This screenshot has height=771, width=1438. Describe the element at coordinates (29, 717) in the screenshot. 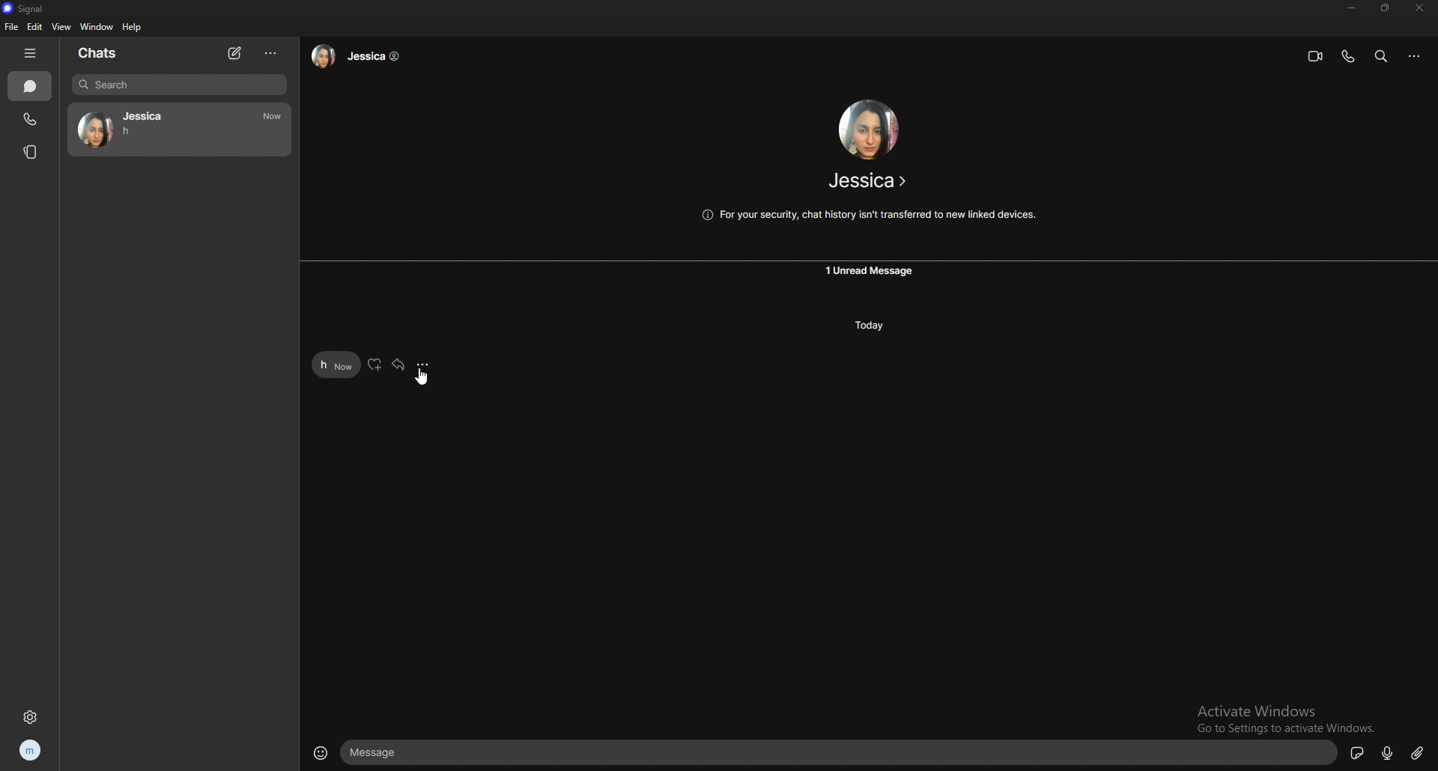

I see `settings` at that location.